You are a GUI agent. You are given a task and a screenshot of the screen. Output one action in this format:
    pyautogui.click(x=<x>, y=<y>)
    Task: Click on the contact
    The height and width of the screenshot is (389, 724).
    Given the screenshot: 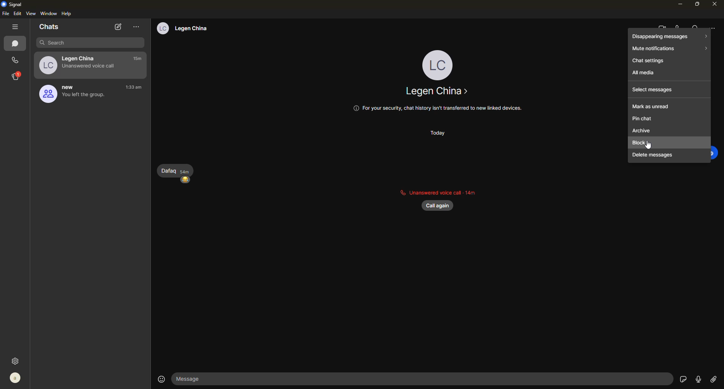 What is the action you would take?
    pyautogui.click(x=437, y=93)
    